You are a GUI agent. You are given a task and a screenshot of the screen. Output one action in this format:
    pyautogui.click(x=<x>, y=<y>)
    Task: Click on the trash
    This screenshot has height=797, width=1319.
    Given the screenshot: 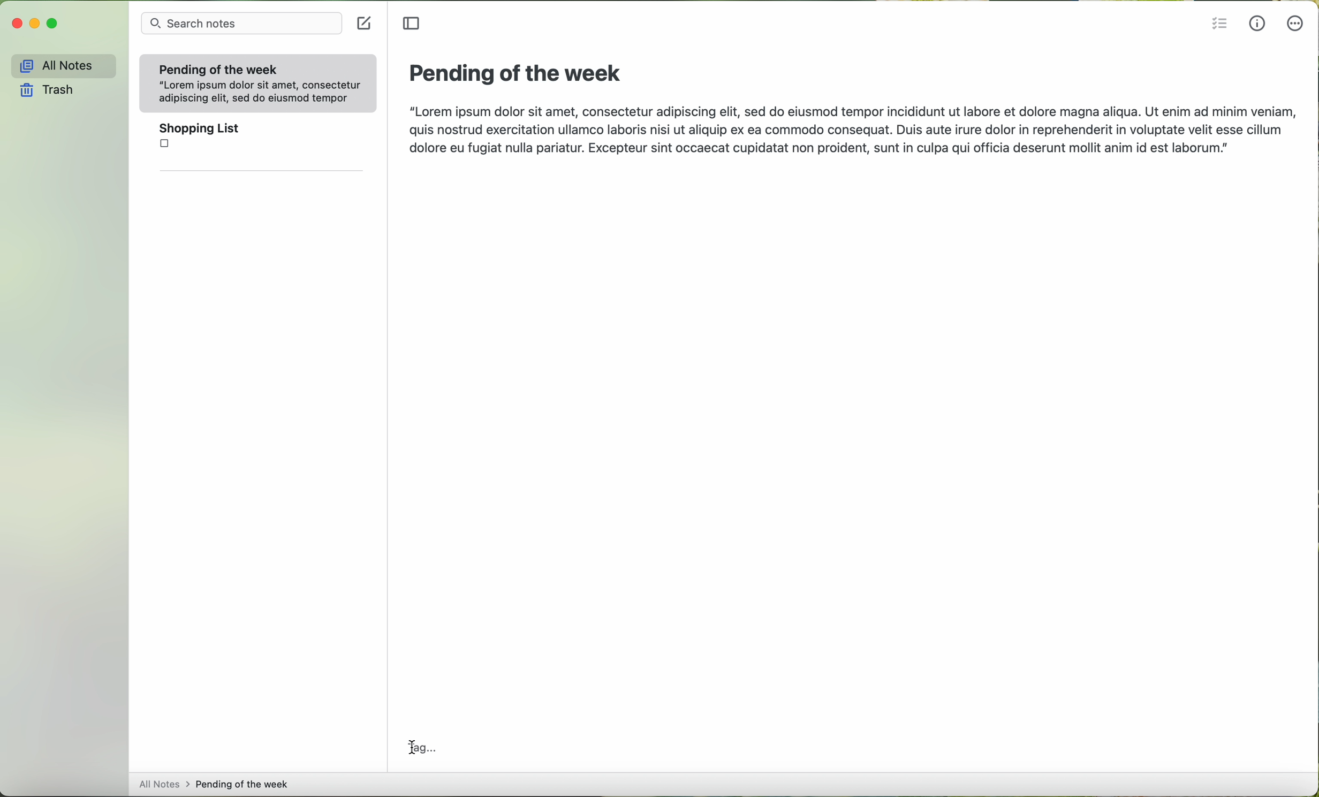 What is the action you would take?
    pyautogui.click(x=46, y=89)
    